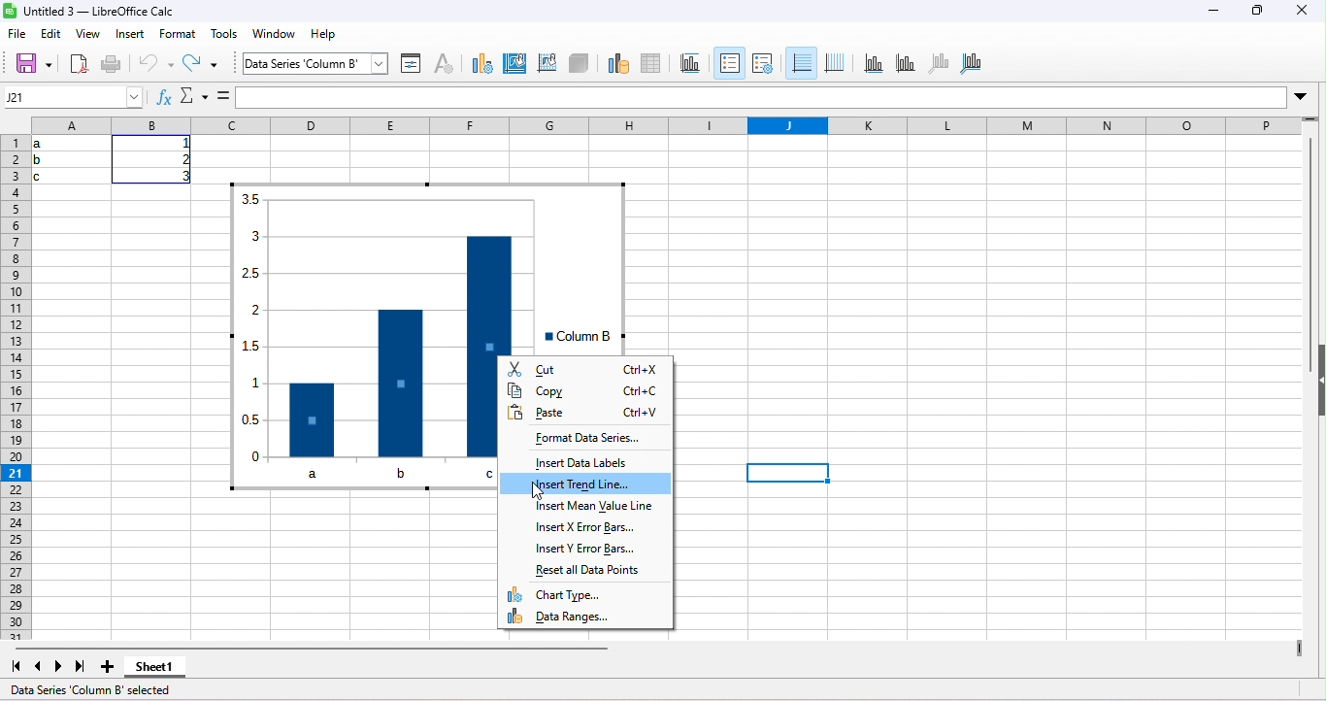 The image size is (1326, 701). What do you see at coordinates (1306, 14) in the screenshot?
I see `close` at bounding box center [1306, 14].